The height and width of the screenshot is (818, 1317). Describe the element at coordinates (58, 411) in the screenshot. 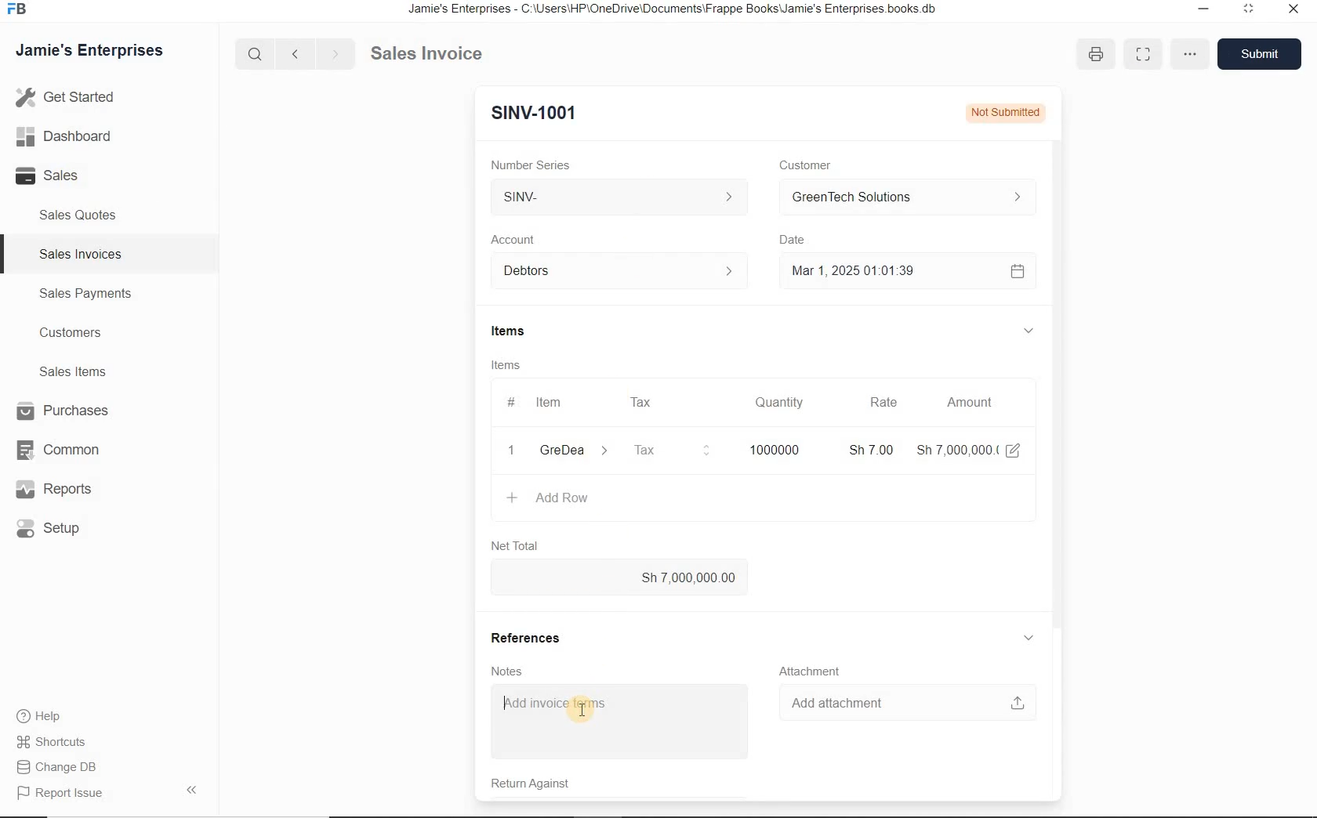

I see `Purchases` at that location.